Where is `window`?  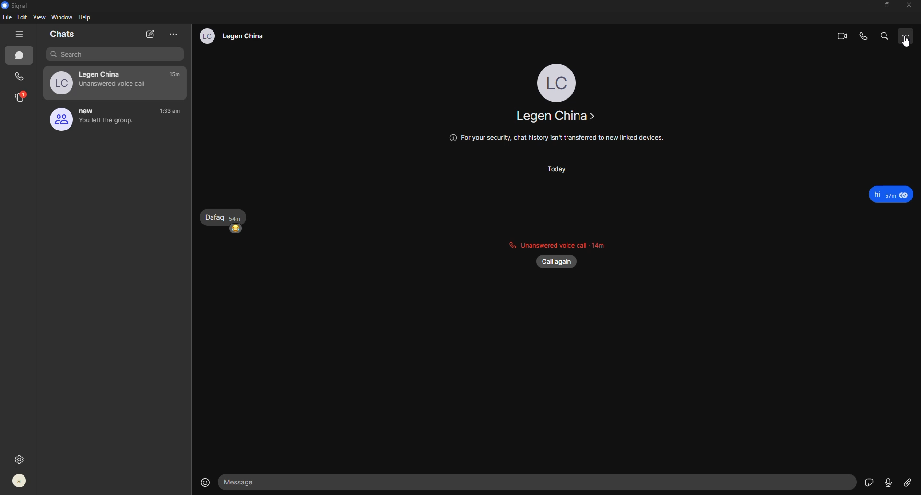 window is located at coordinates (63, 17).